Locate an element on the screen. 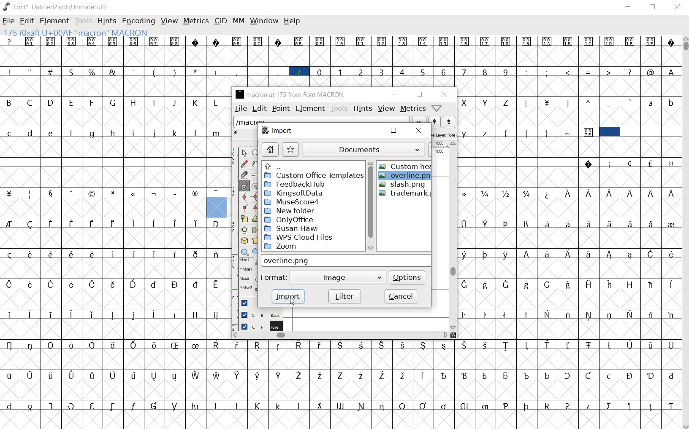  Symbol is located at coordinates (134, 41).